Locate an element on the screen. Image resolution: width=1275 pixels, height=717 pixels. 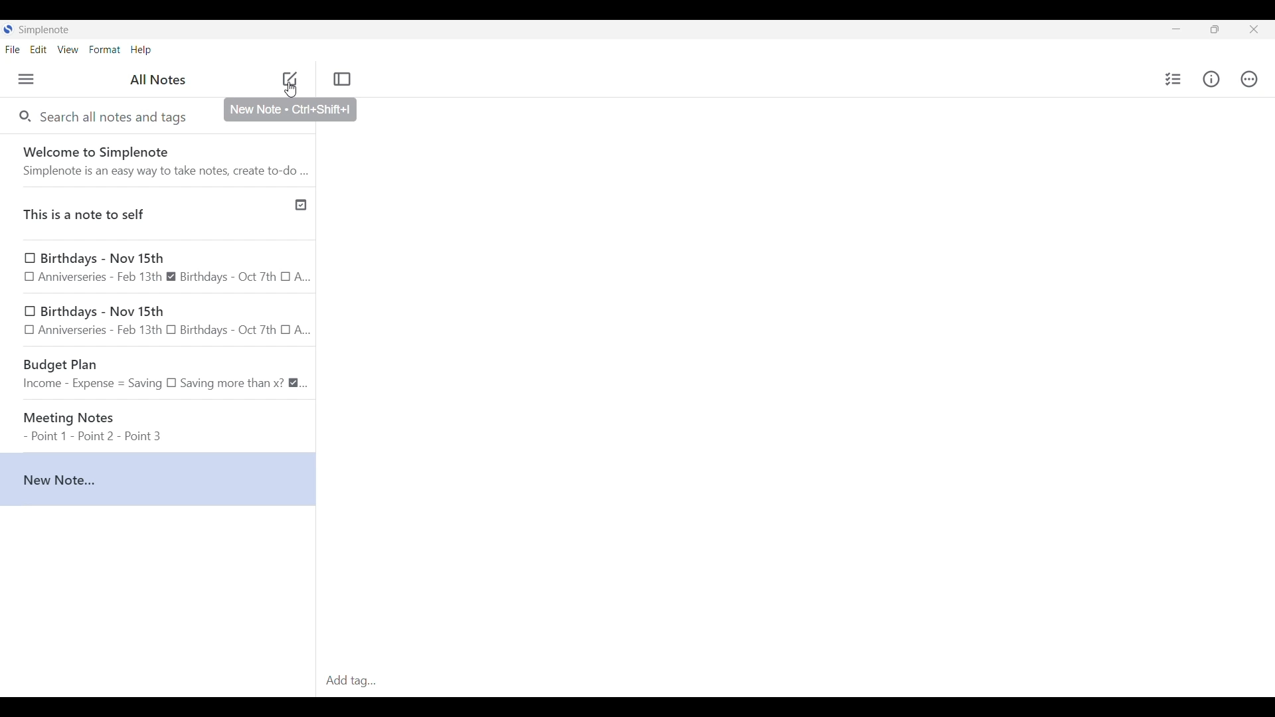
Format menu is located at coordinates (105, 50).